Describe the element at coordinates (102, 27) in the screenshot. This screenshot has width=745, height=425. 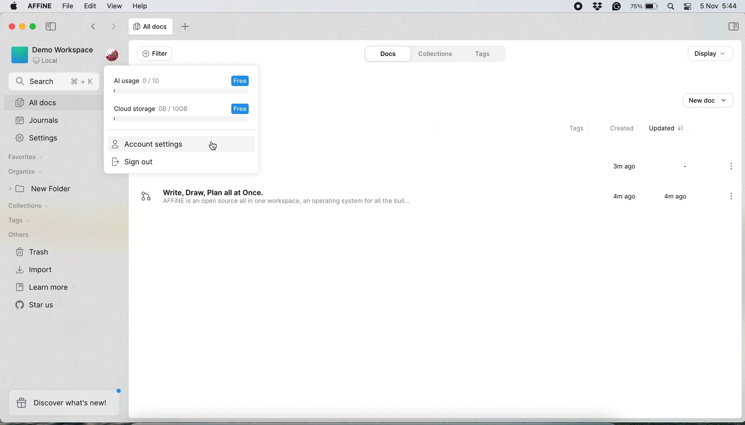
I see `switch between documents` at that location.